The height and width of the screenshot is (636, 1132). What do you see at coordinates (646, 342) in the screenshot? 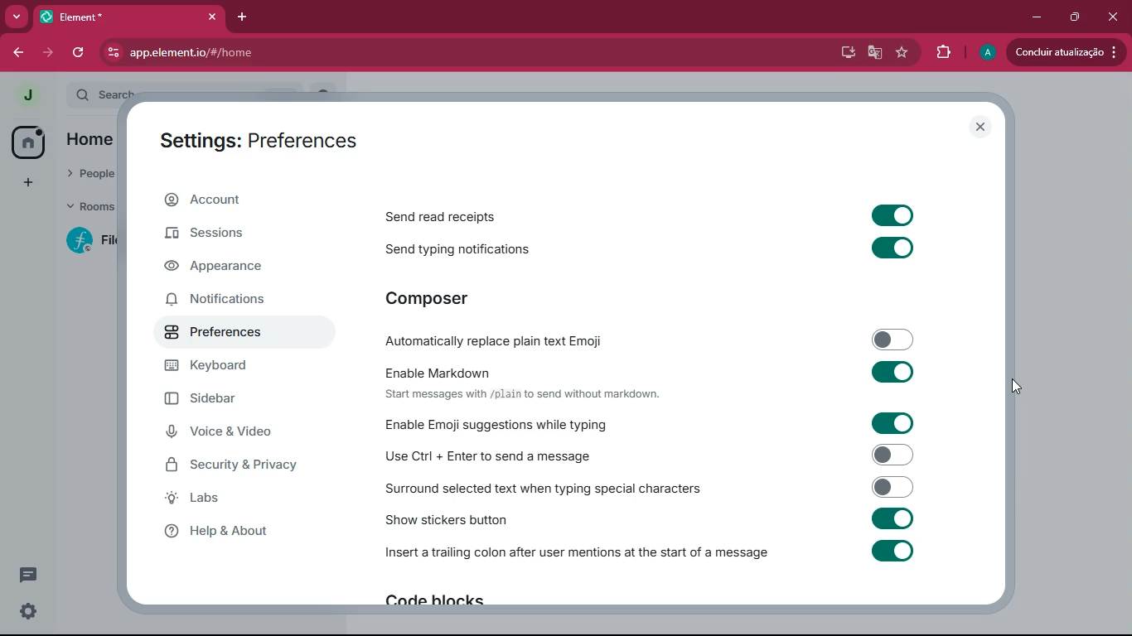
I see `-Automatically replace plain text Emoji` at bounding box center [646, 342].